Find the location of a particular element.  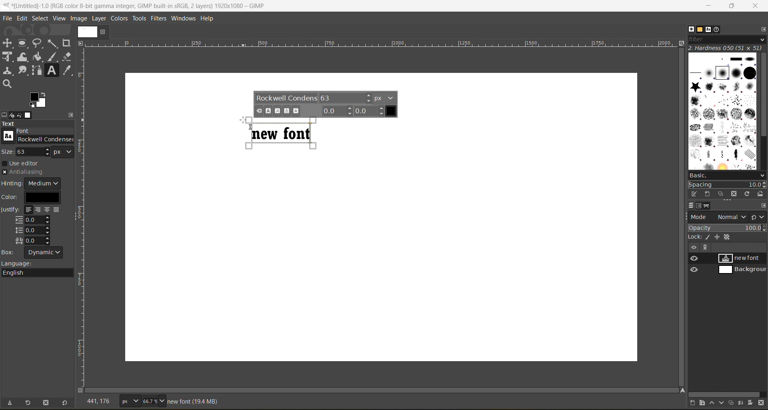

tools is located at coordinates (39, 64).